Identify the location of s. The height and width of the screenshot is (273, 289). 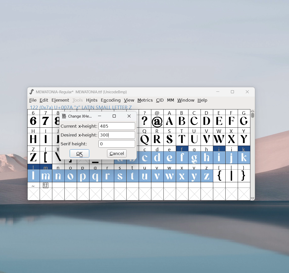
(120, 173).